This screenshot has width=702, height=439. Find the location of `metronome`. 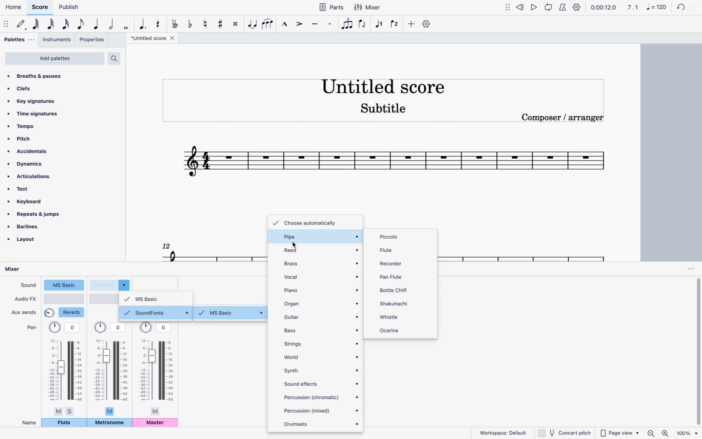

metronome is located at coordinates (109, 423).